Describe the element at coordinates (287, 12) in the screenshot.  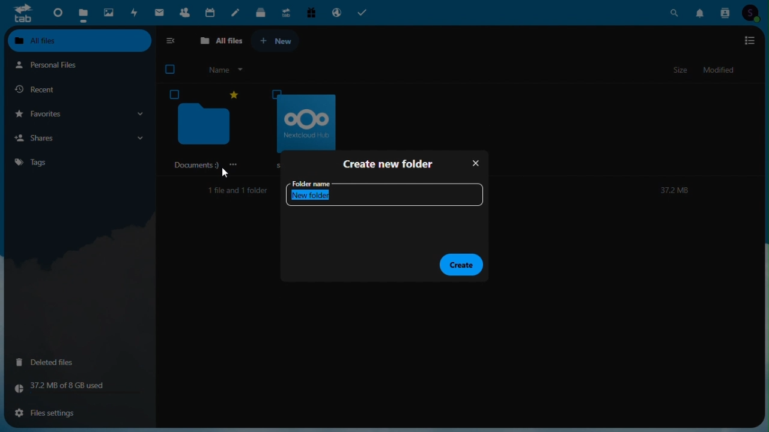
I see `Upgrade` at that location.